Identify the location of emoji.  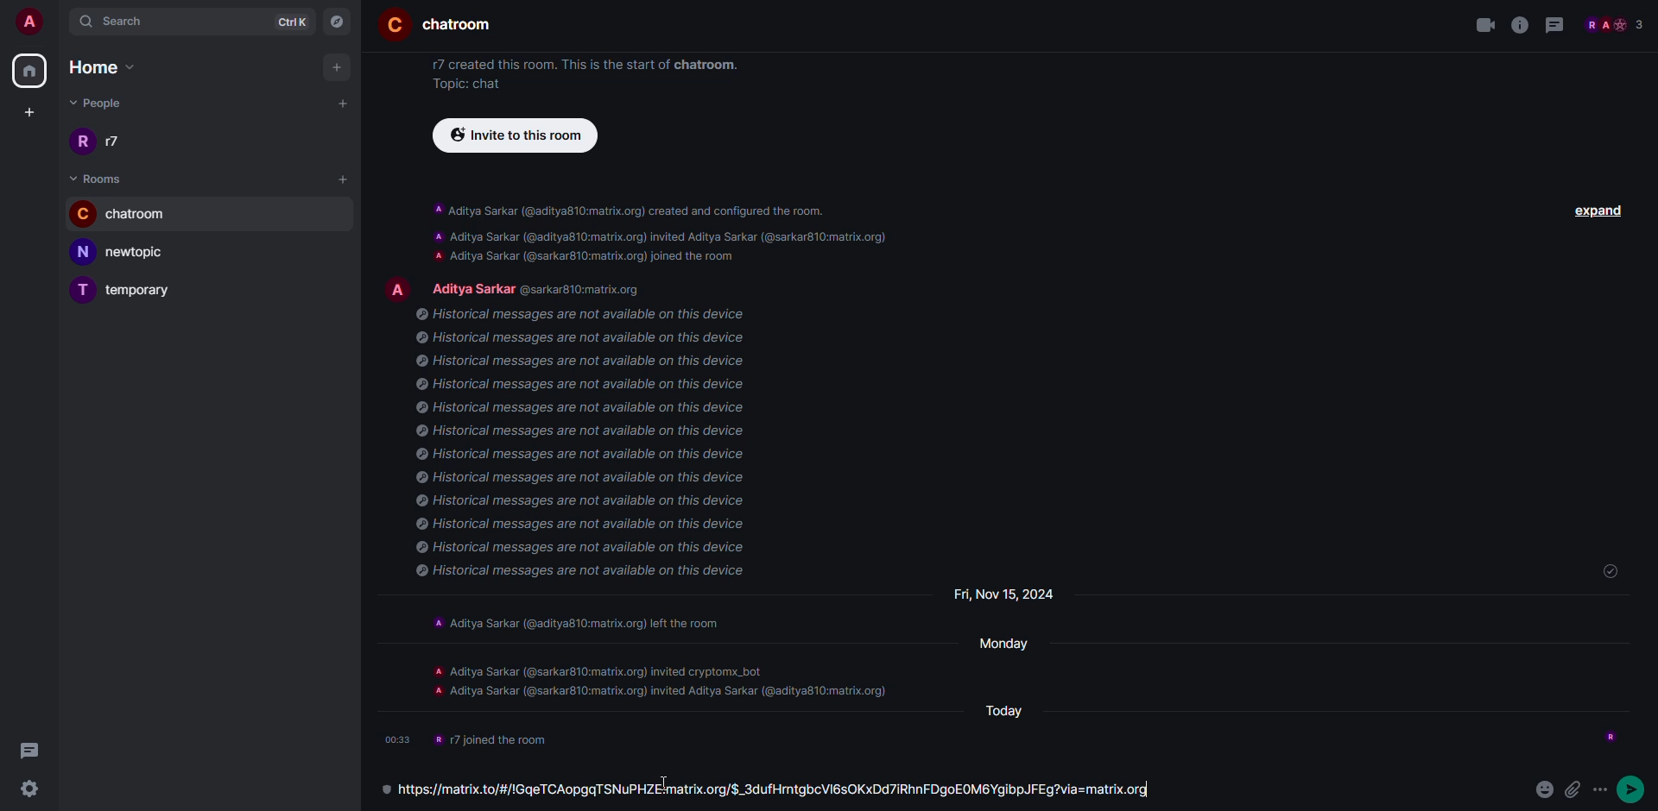
(1541, 788).